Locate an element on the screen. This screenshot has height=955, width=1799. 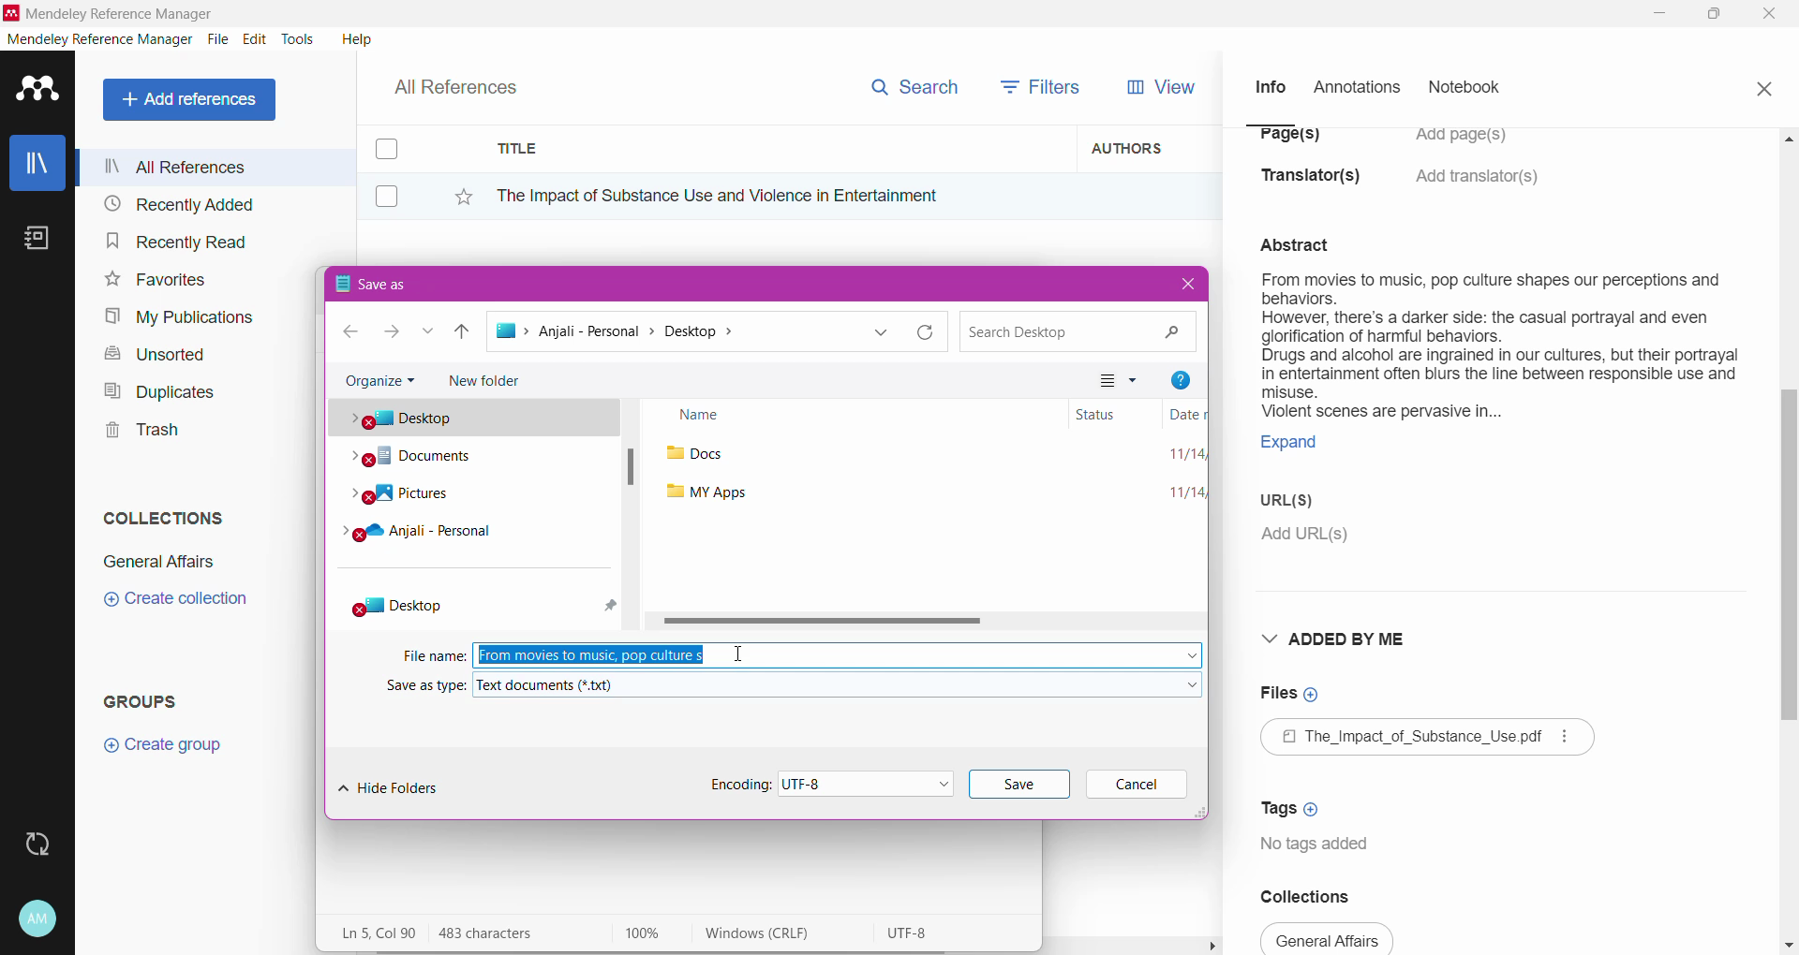
File is located at coordinates (218, 40).